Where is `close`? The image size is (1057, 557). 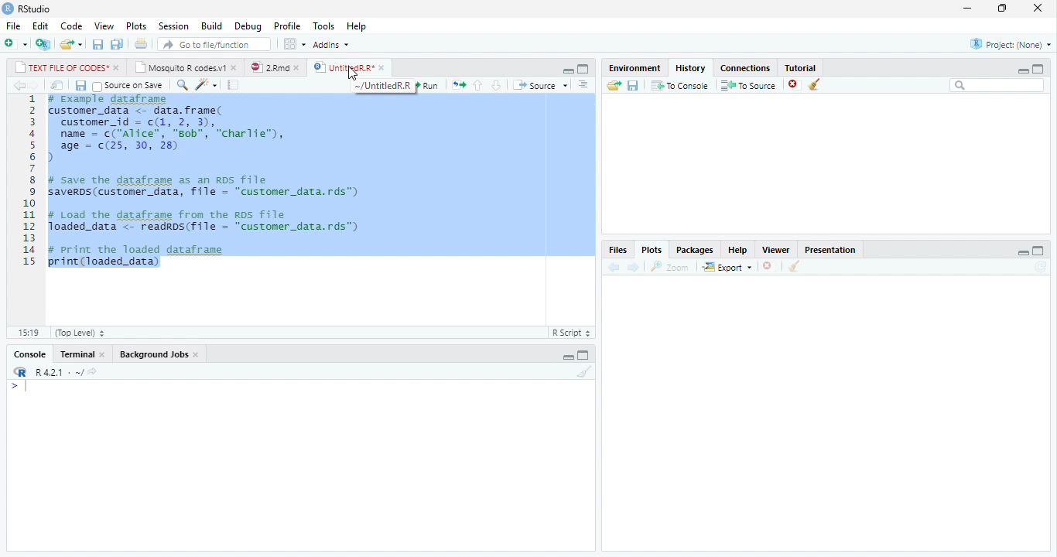 close is located at coordinates (198, 355).